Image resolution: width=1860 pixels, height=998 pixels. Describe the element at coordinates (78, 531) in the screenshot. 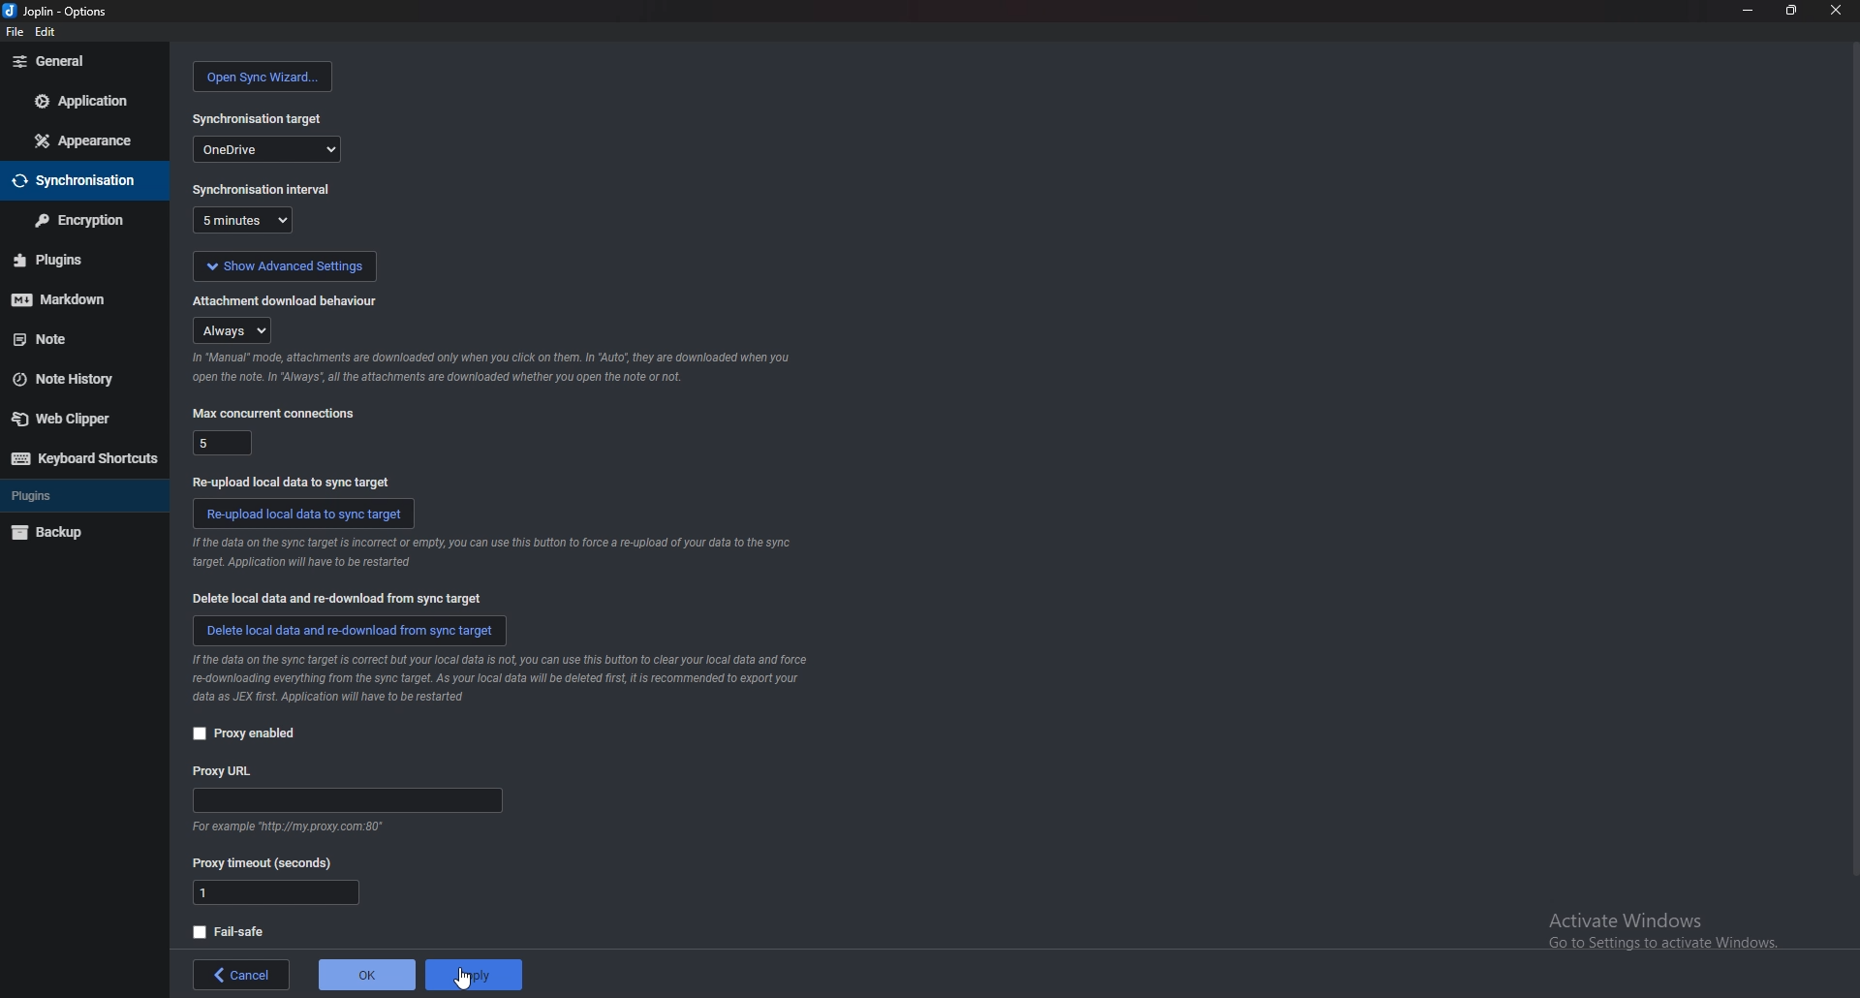

I see `backup` at that location.